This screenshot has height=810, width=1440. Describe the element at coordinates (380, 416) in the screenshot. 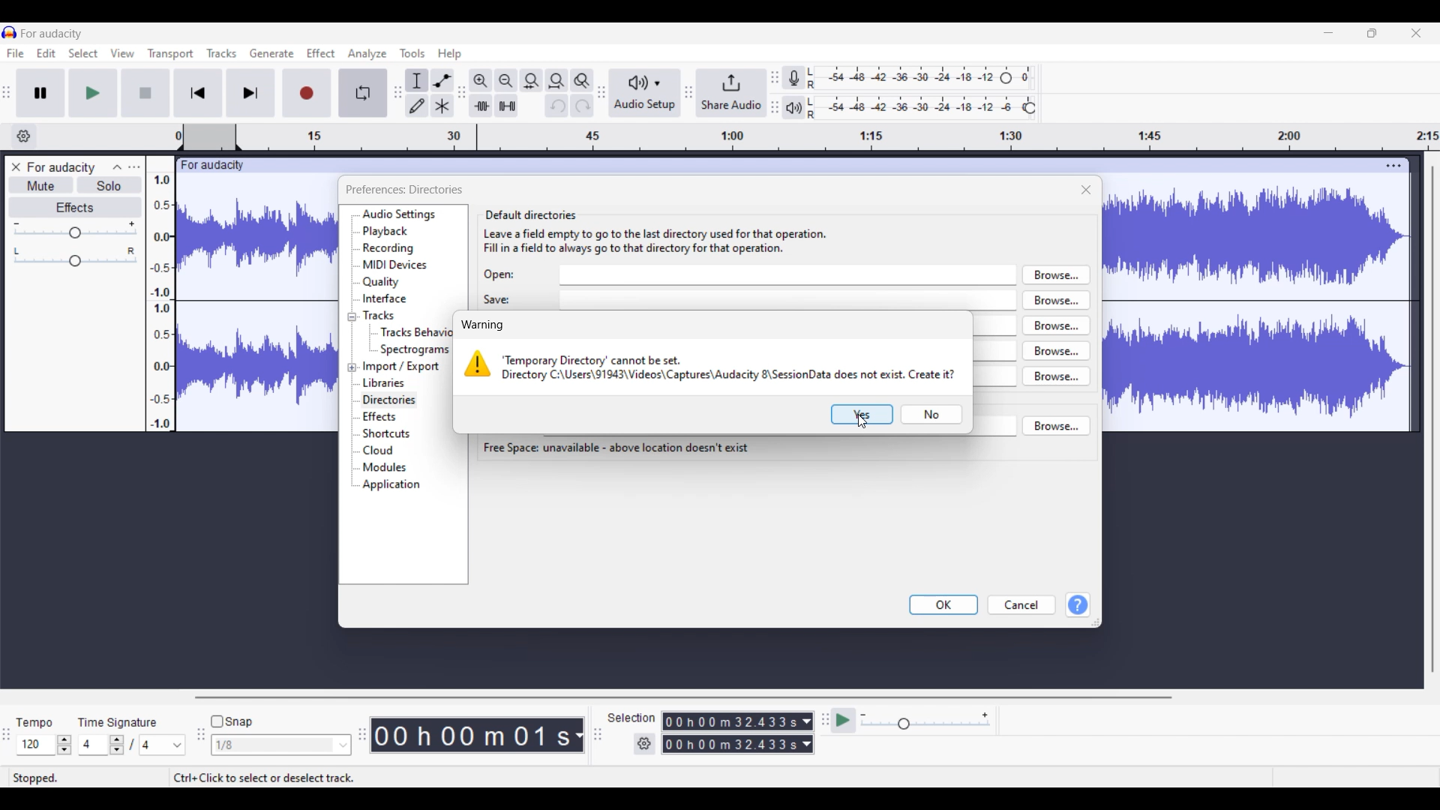

I see `Effects` at that location.